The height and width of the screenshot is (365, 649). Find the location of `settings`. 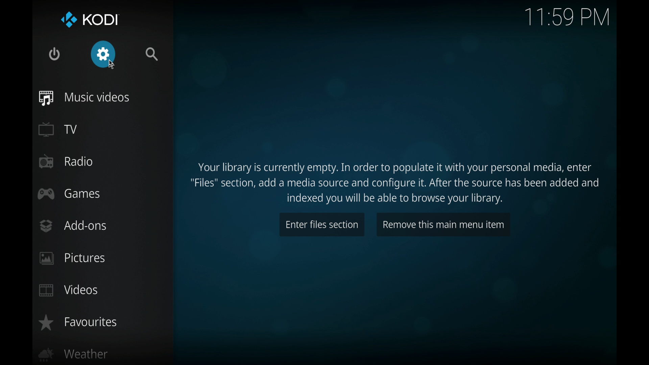

settings is located at coordinates (103, 54).